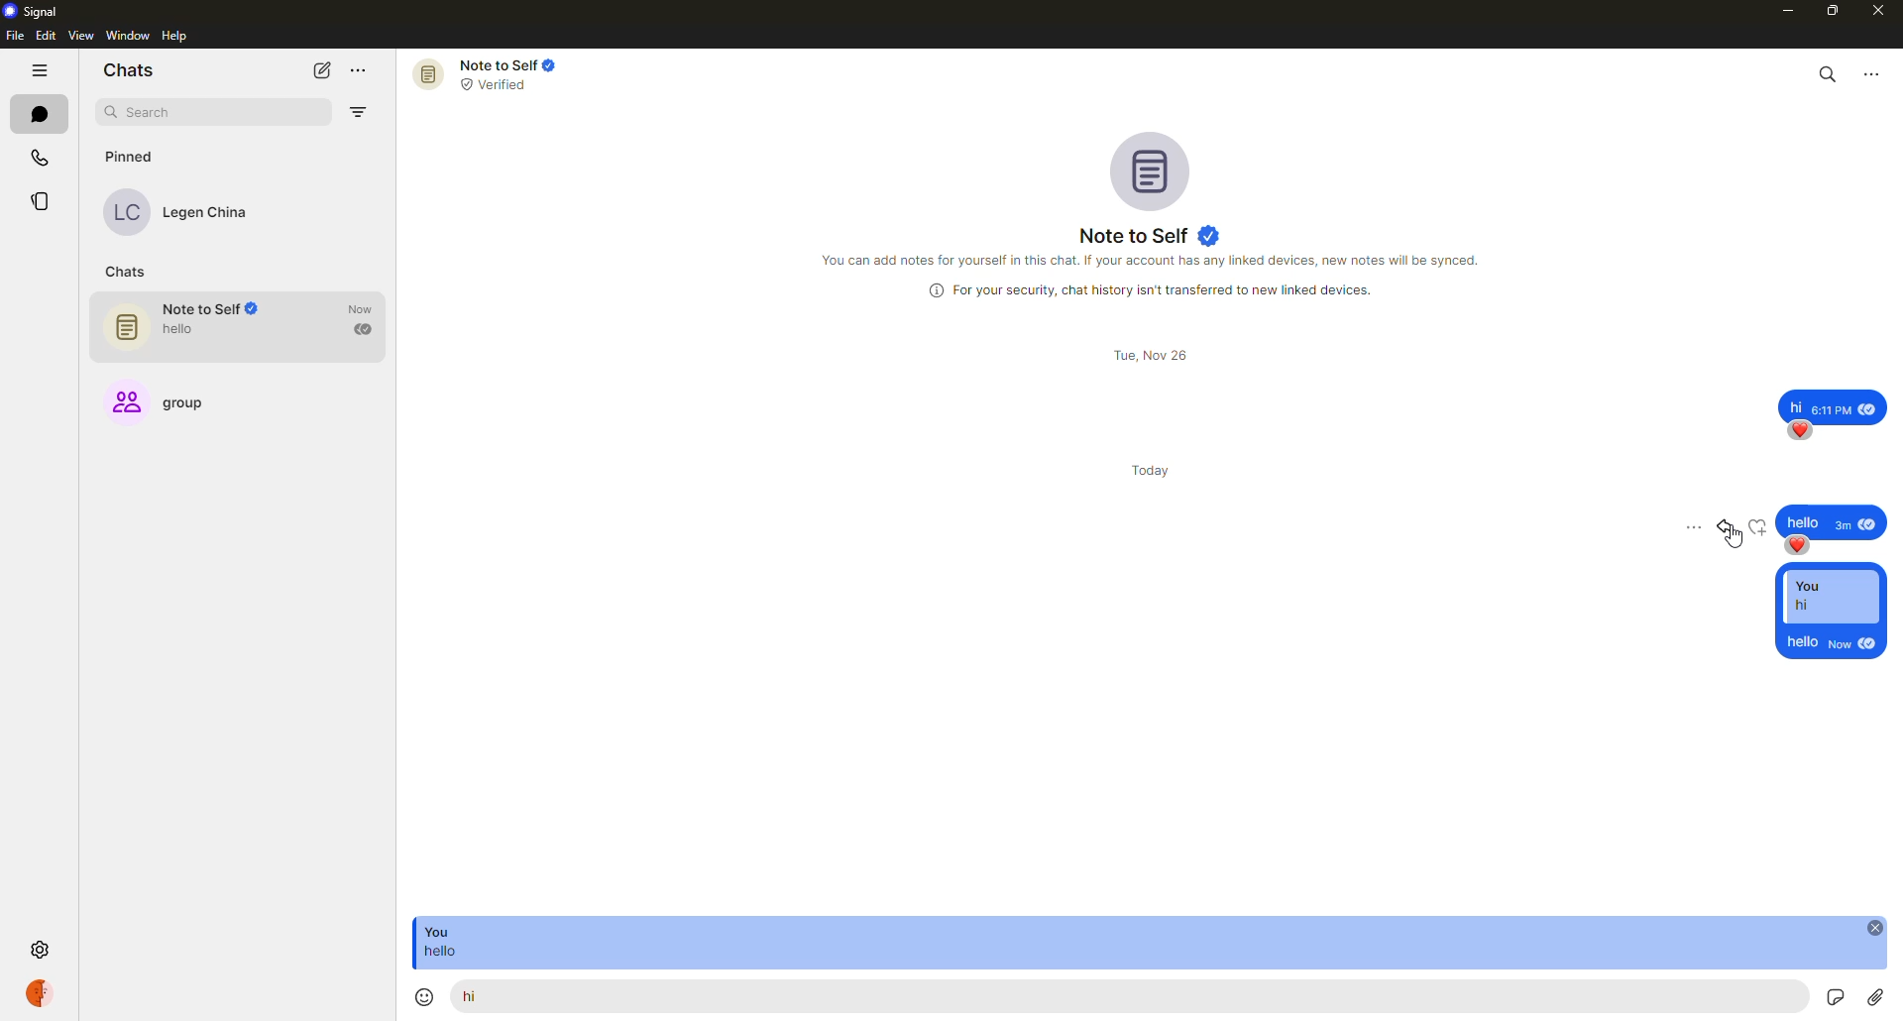 The image size is (1903, 1021). I want to click on pinned, so click(130, 159).